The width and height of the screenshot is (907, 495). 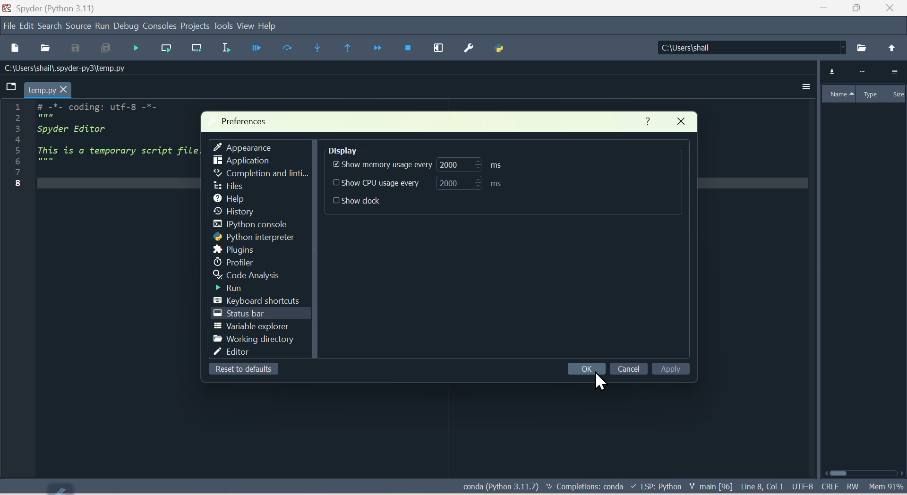 I want to click on Minimize, so click(x=826, y=9).